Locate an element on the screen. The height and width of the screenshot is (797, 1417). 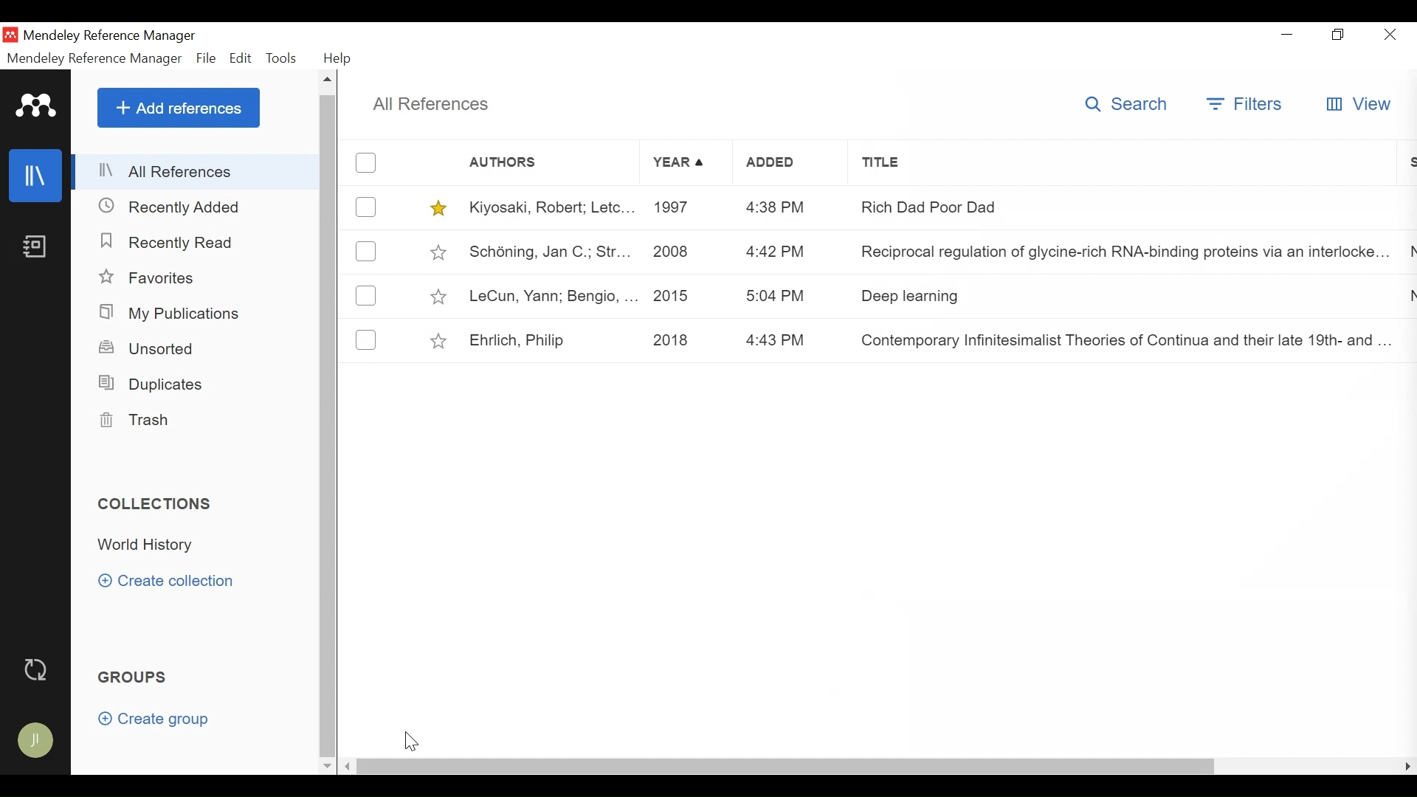
Reciprocal regulation of glycine-rch RNA-binding proteins van rocha is located at coordinates (1123, 255).